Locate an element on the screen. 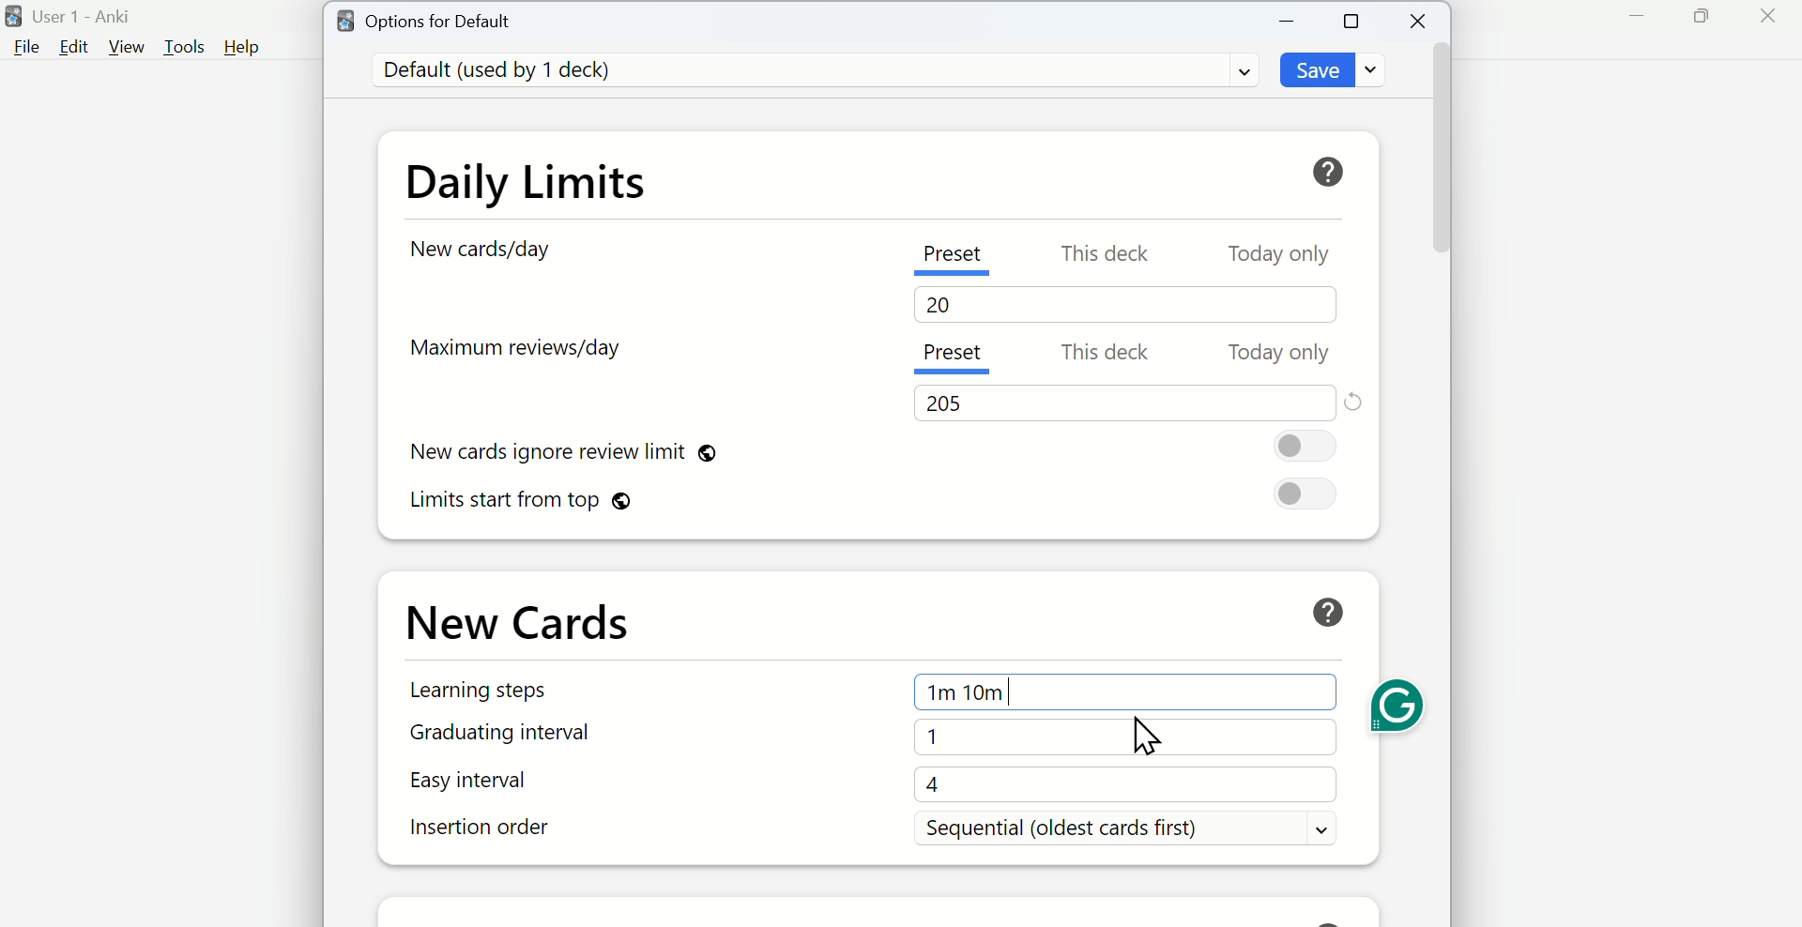 This screenshot has width=1802, height=927. New Cards is located at coordinates (536, 618).